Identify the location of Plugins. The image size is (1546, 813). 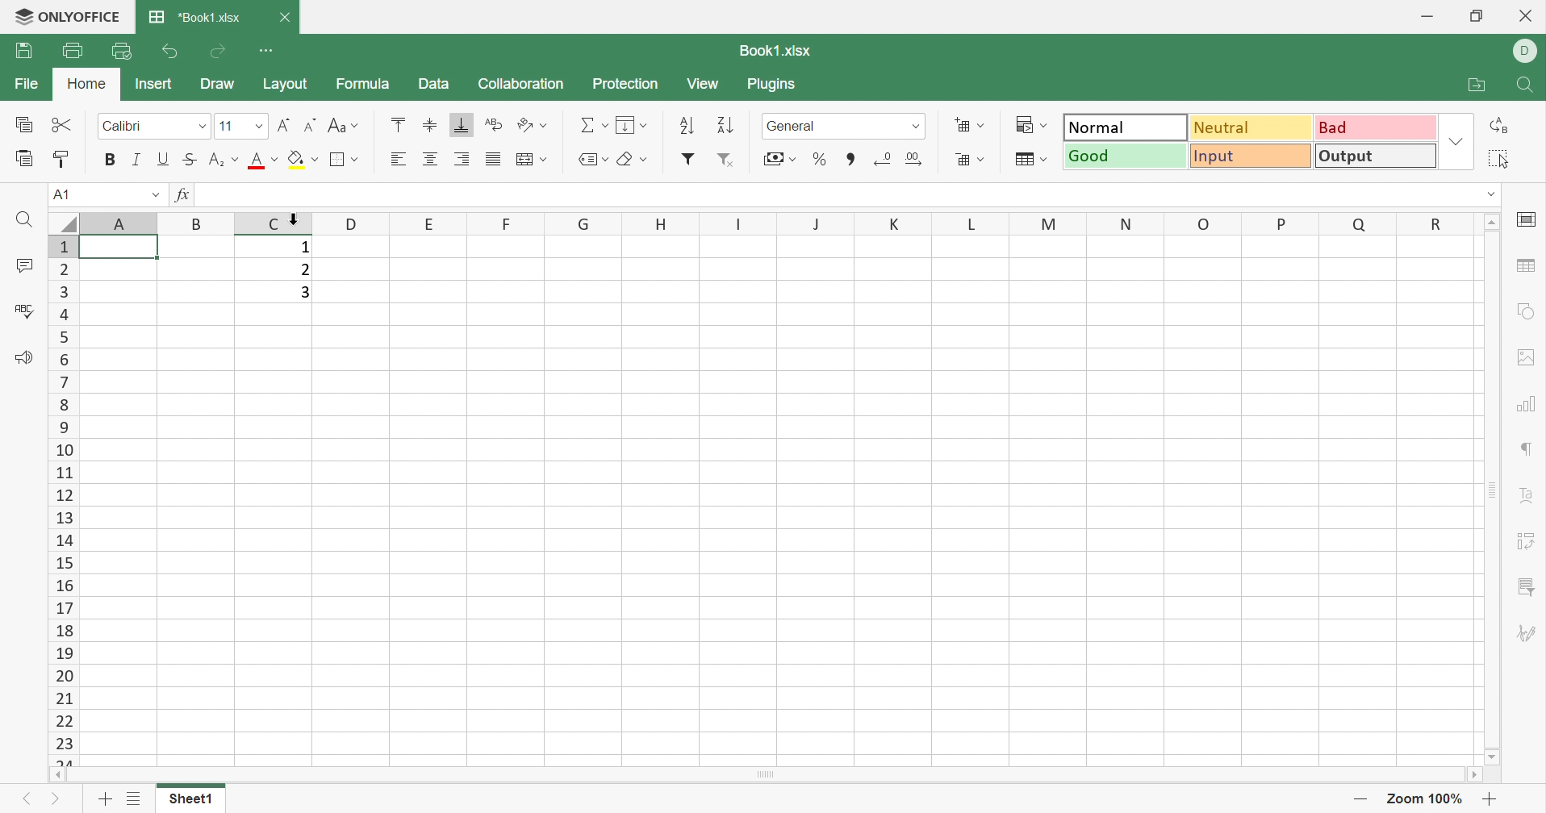
(774, 84).